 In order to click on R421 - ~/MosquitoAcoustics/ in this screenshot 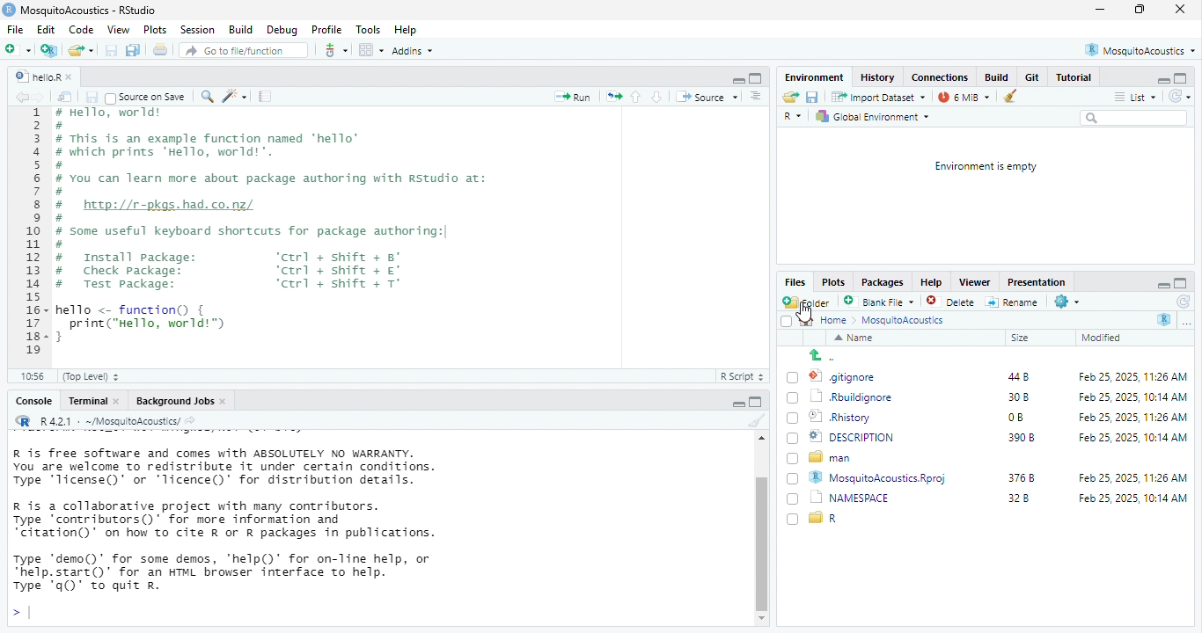, I will do `click(119, 420)`.